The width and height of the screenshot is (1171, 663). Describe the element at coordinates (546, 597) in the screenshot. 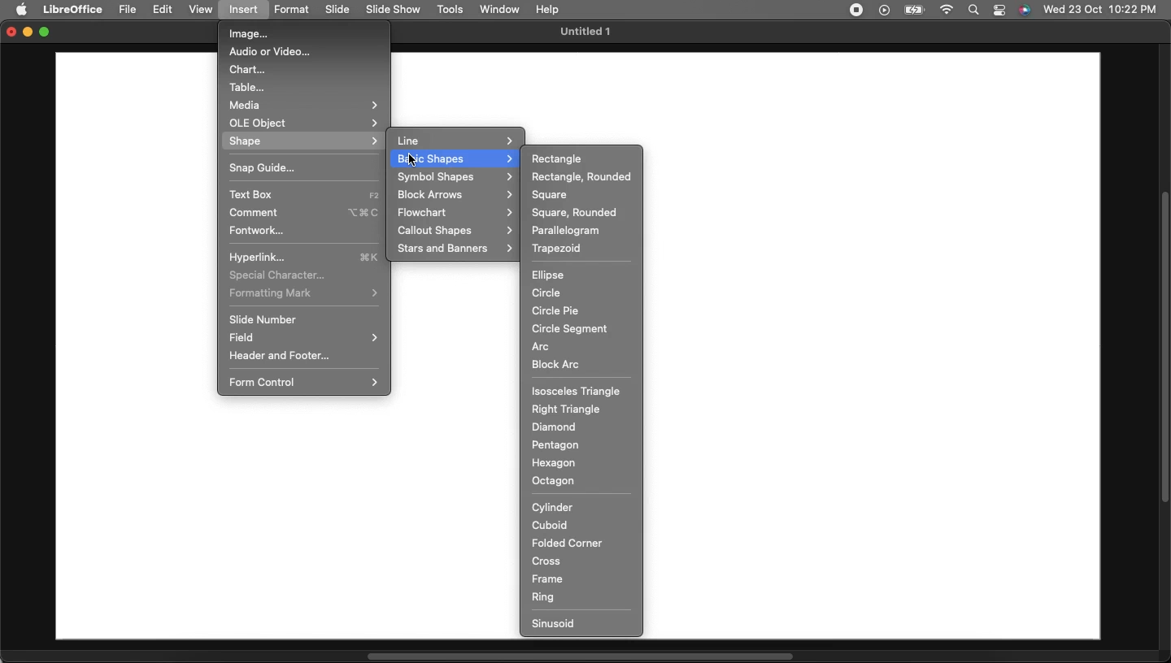

I see `Ring` at that location.